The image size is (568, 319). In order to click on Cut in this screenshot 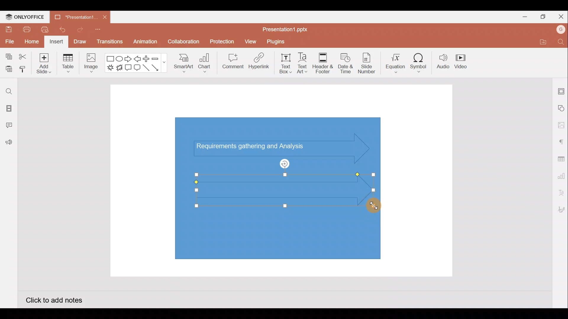, I will do `click(23, 57)`.